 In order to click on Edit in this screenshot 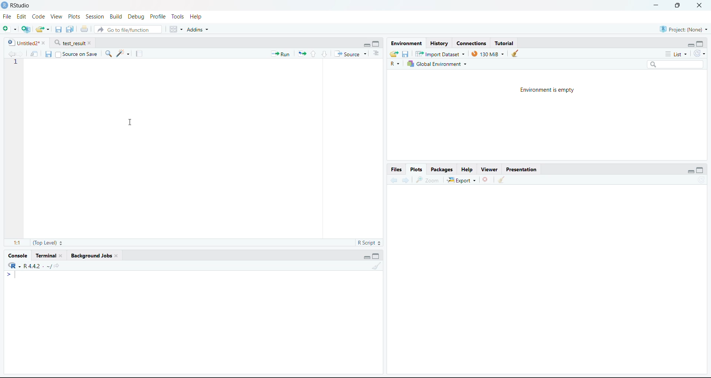, I will do `click(20, 16)`.